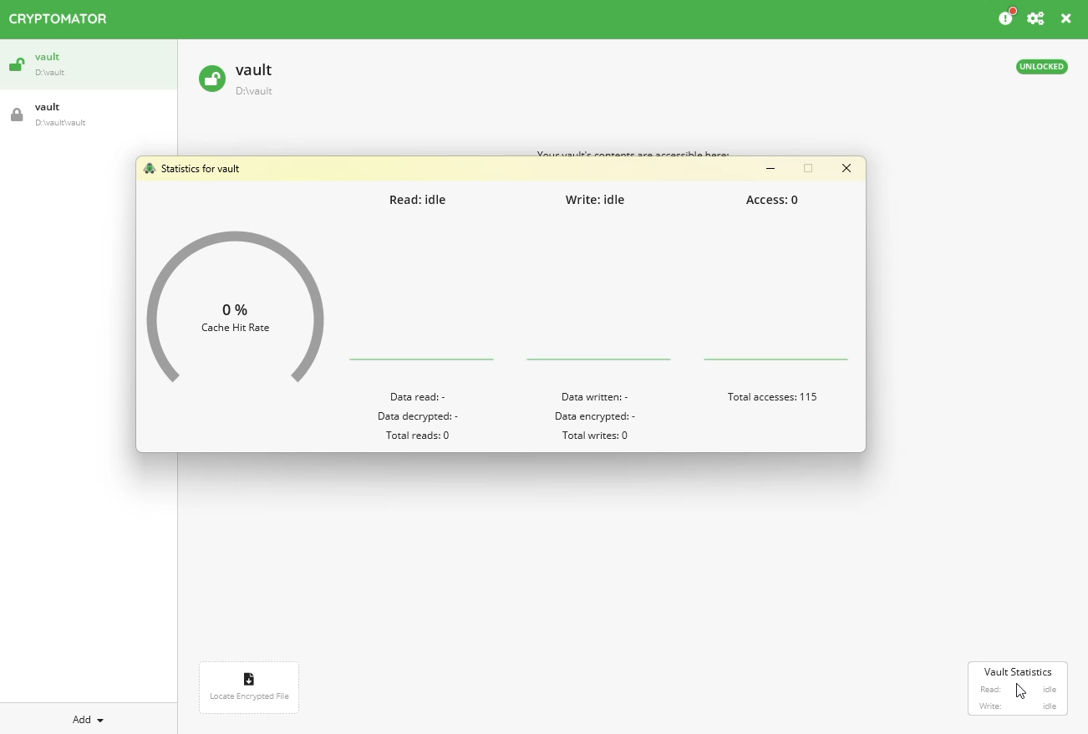 The height and width of the screenshot is (734, 1088). Describe the element at coordinates (90, 717) in the screenshot. I see `add` at that location.